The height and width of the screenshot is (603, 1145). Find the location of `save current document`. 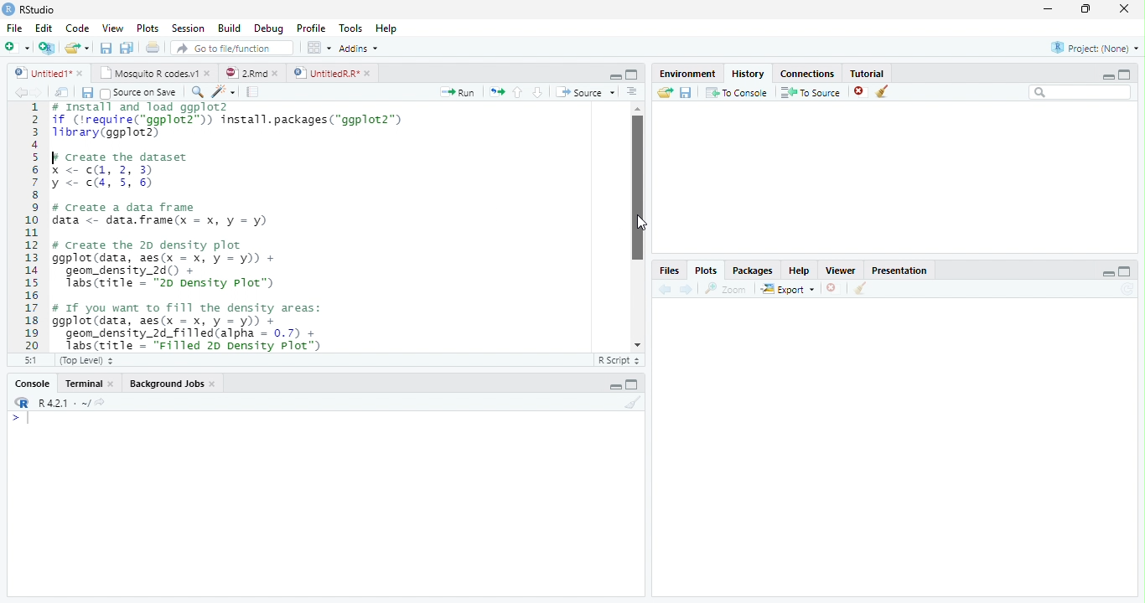

save current document is located at coordinates (105, 48).